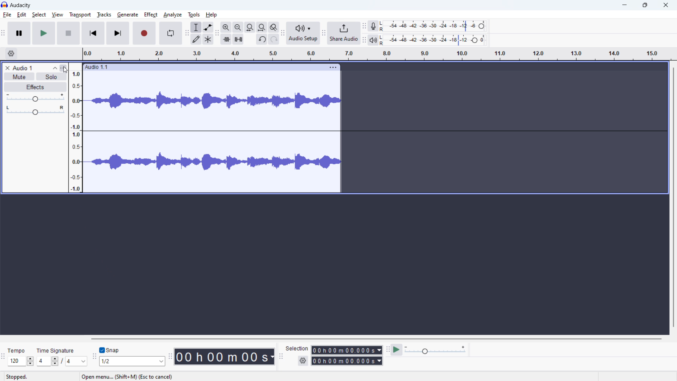 The height and width of the screenshot is (381, 677). What do you see at coordinates (66, 70) in the screenshot?
I see `cursor` at bounding box center [66, 70].